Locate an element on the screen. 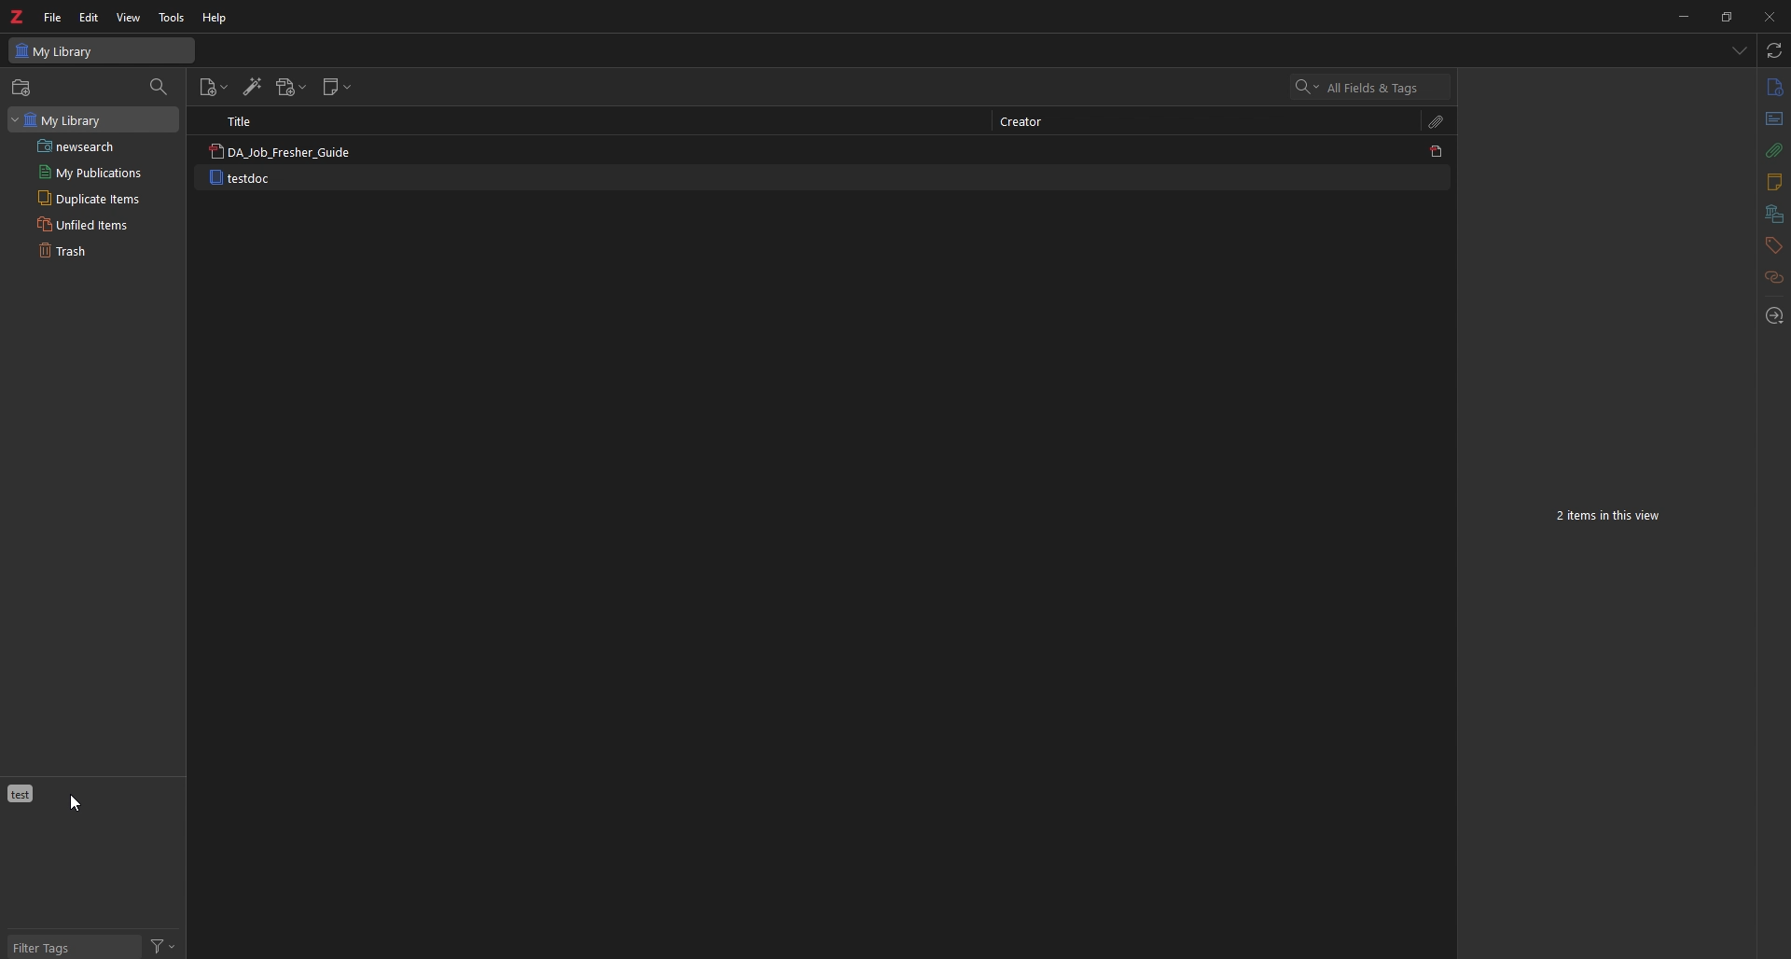  edit is located at coordinates (90, 18).